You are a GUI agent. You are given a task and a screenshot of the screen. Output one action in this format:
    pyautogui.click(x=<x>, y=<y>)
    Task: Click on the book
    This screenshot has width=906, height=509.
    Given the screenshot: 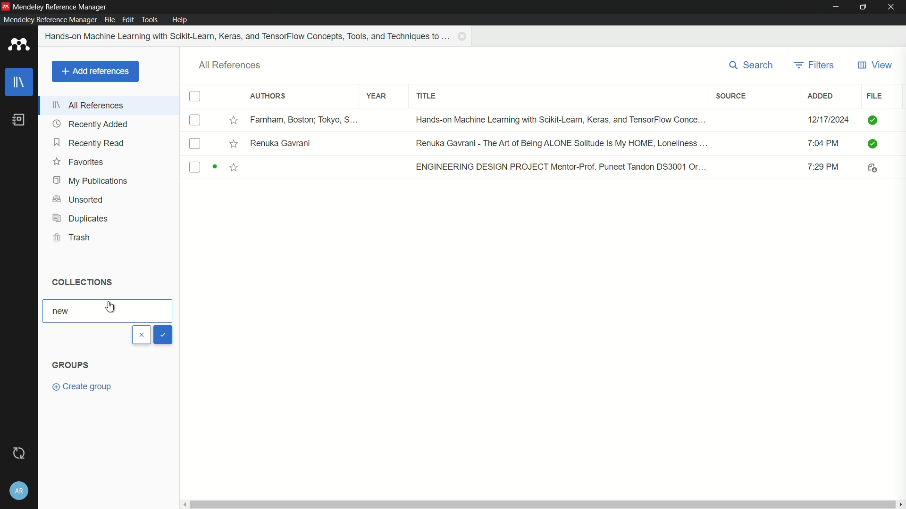 What is the action you would take?
    pyautogui.click(x=18, y=120)
    